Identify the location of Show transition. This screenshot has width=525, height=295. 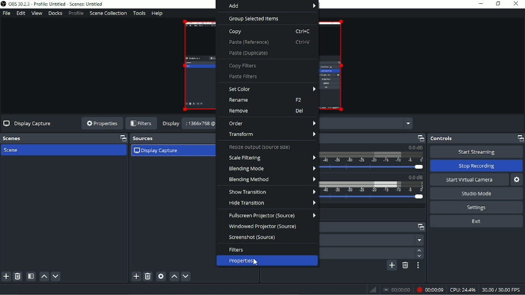
(271, 192).